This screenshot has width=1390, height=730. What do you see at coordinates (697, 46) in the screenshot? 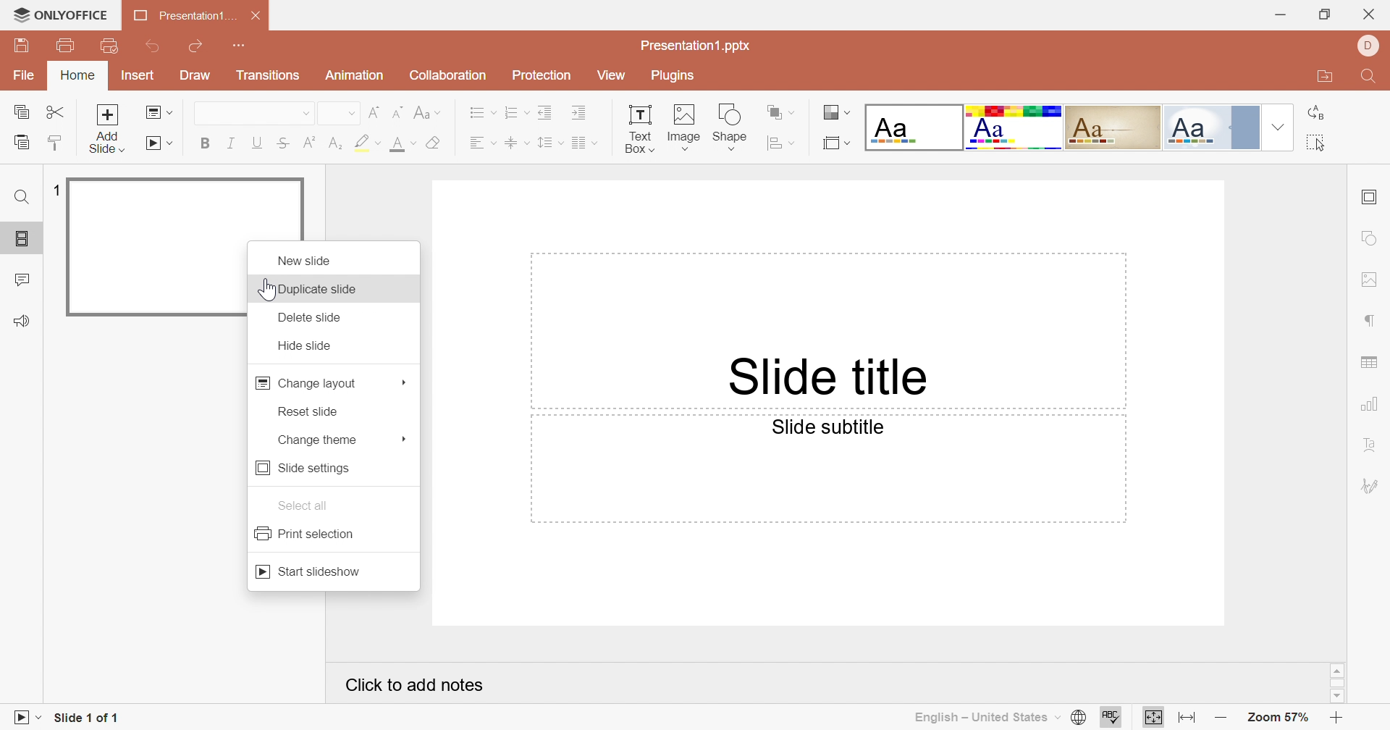
I see `Presentation1.pptx` at bounding box center [697, 46].